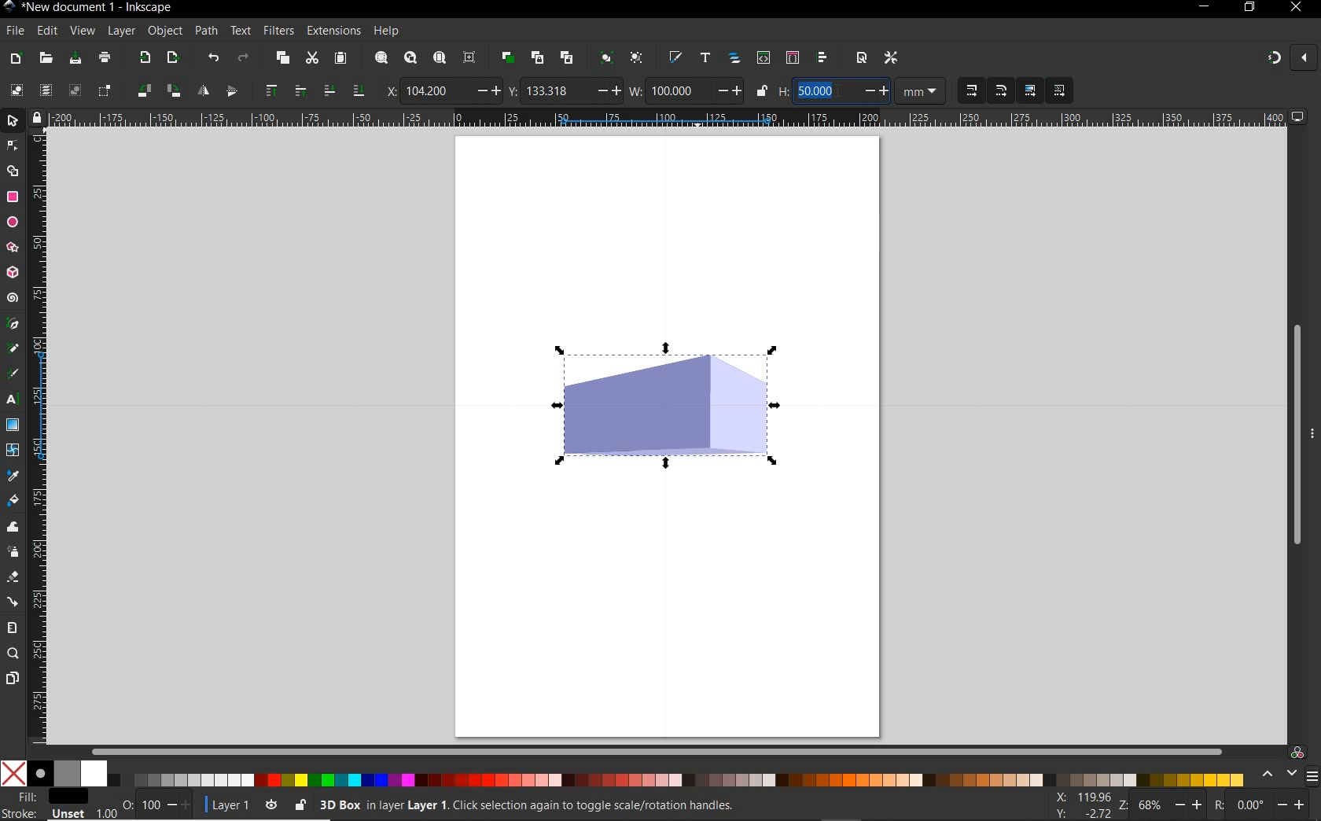 The image size is (1321, 821). I want to click on copy, so click(281, 57).